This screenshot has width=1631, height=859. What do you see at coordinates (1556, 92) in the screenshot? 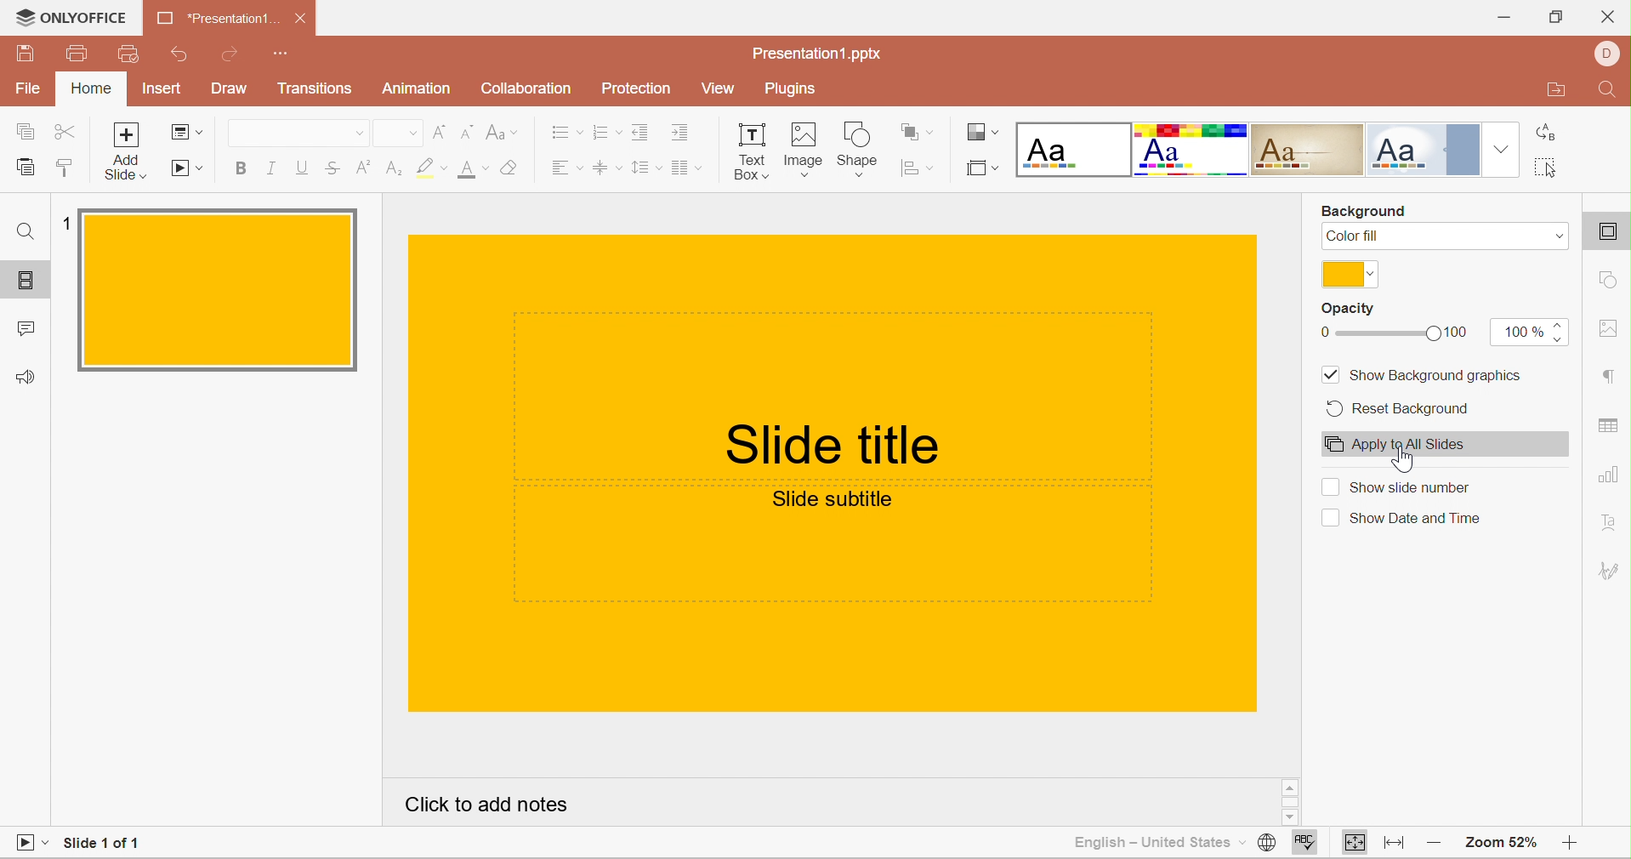
I see `Open file location` at bounding box center [1556, 92].